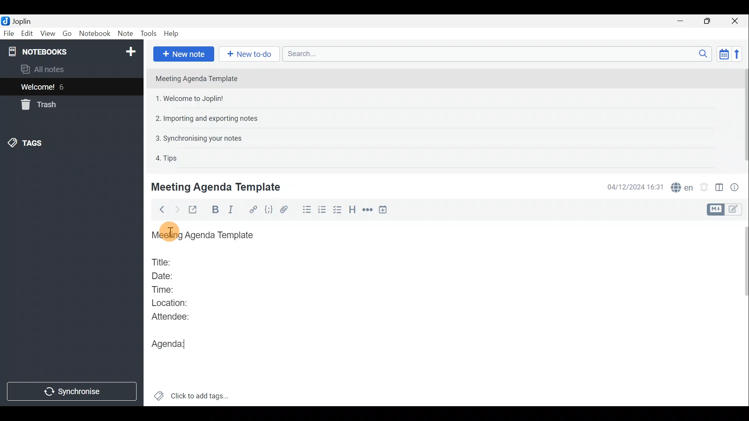 This screenshot has height=421, width=749. What do you see at coordinates (21, 21) in the screenshot?
I see `Joplin` at bounding box center [21, 21].